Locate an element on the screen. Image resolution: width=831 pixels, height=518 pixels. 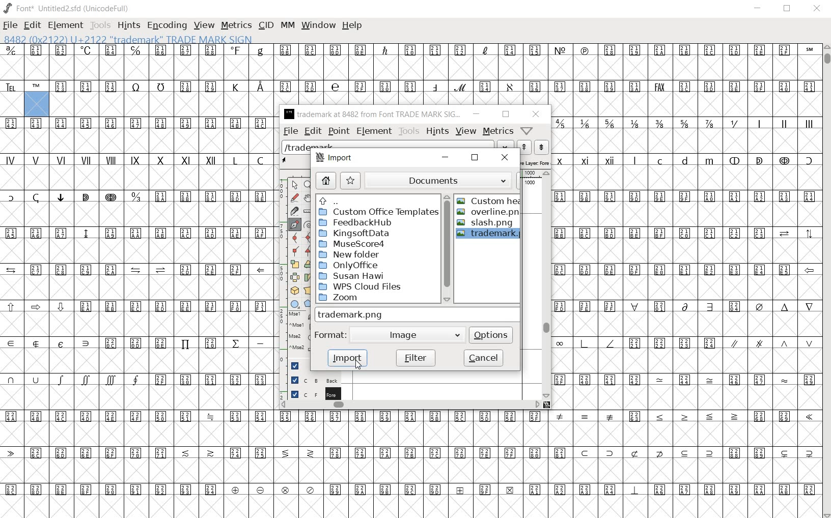
CURSOR is located at coordinates (357, 366).